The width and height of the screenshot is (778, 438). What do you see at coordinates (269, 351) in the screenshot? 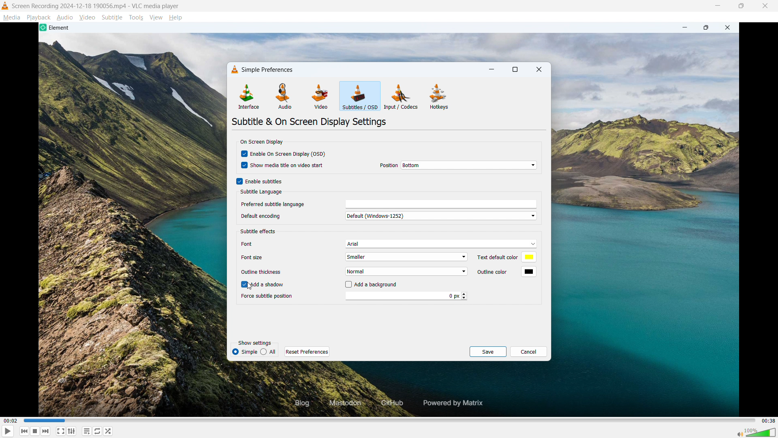
I see `all` at bounding box center [269, 351].